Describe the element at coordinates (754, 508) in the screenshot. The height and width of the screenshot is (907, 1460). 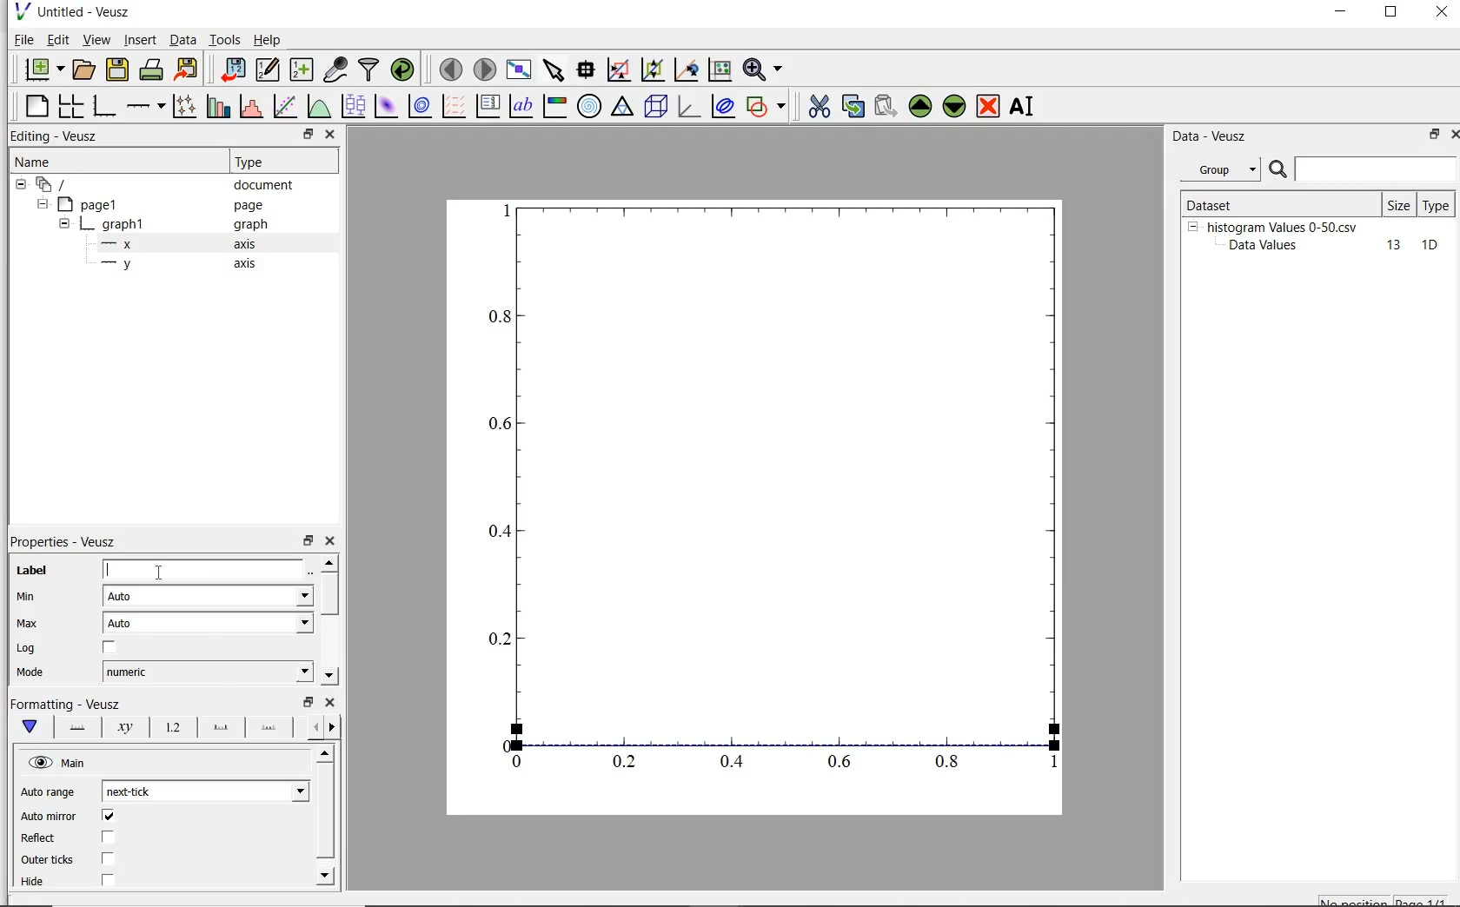
I see `Graph` at that location.